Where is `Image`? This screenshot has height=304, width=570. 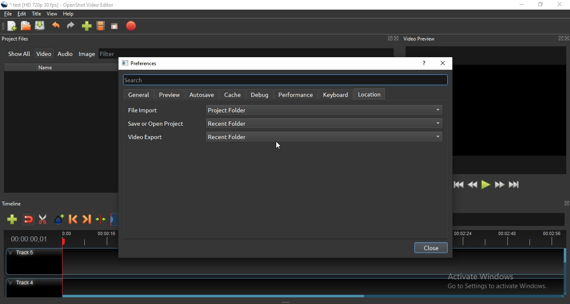
Image is located at coordinates (85, 54).